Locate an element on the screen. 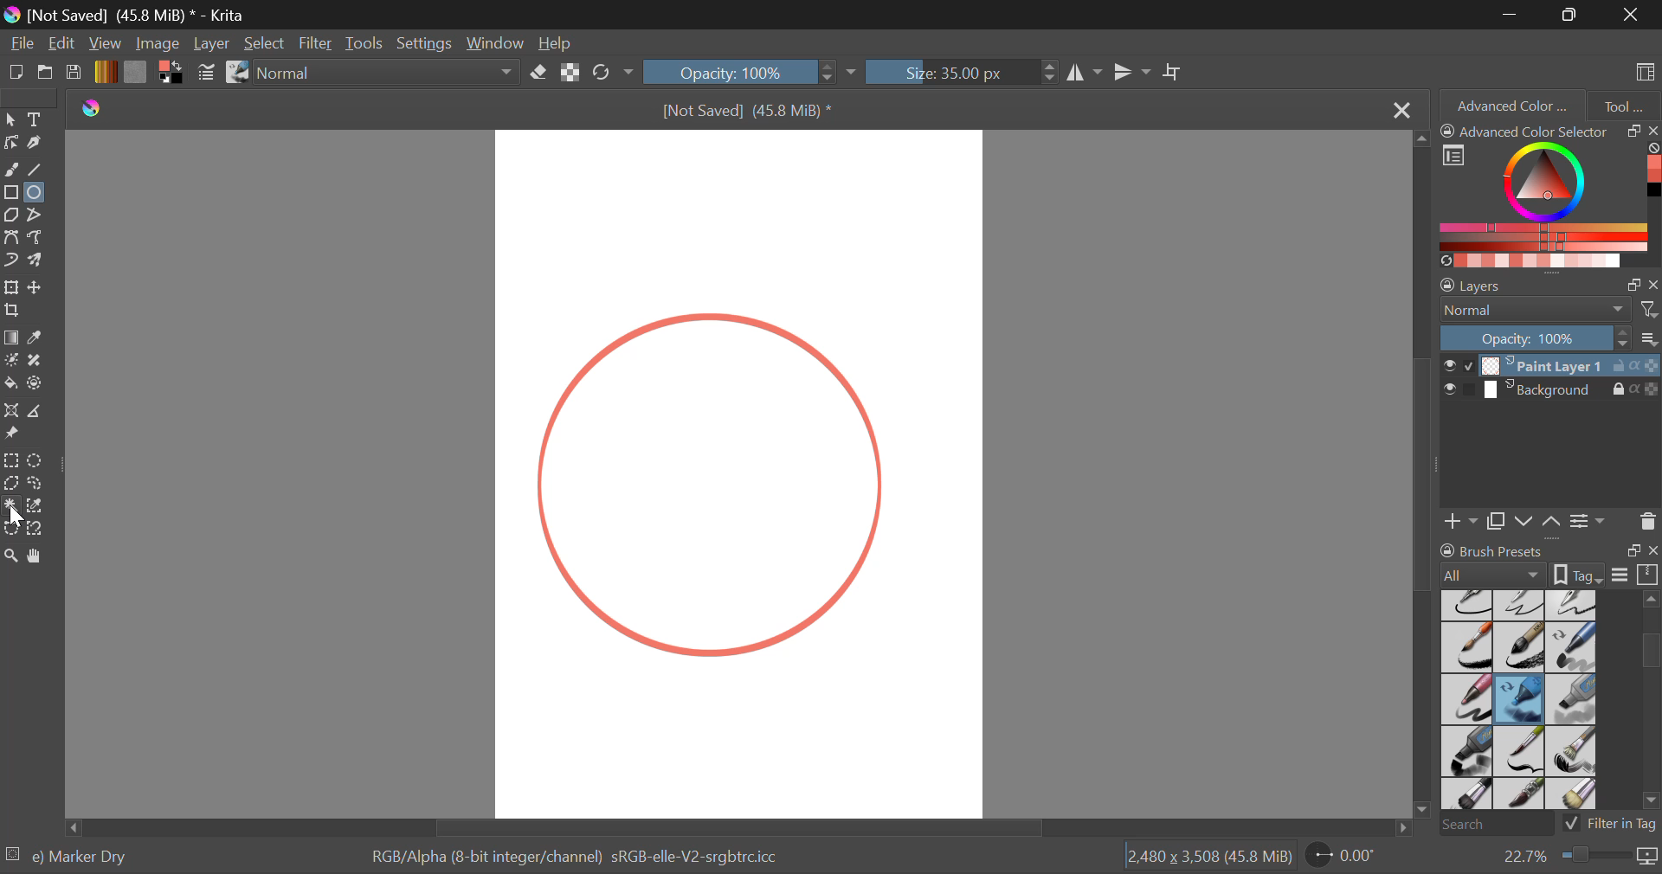 Image resolution: width=1662 pixels, height=874 pixels.  is located at coordinates (63, 45).